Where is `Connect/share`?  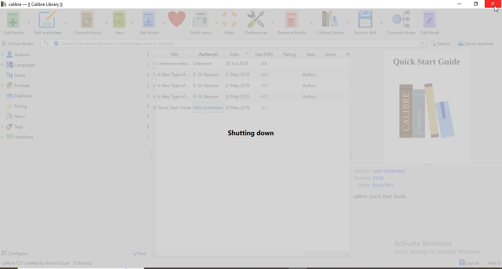 Connect/share is located at coordinates (401, 23).